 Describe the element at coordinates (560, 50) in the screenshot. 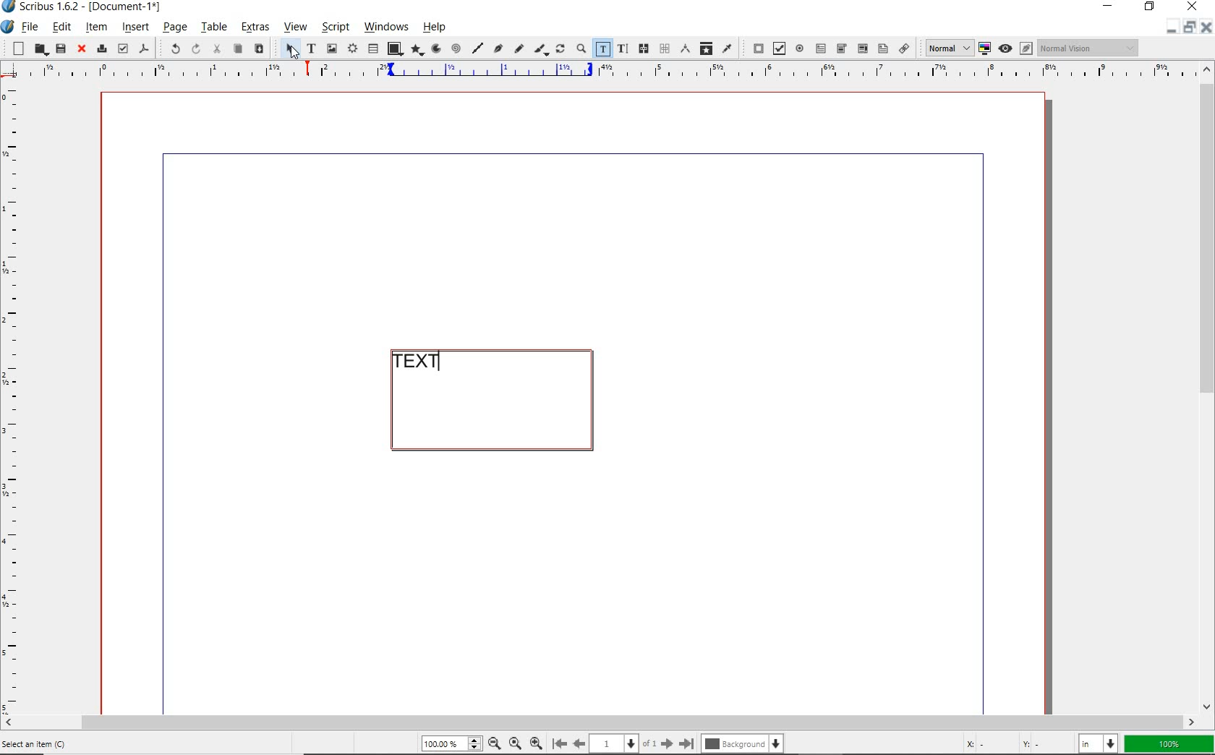

I see `rotate item` at that location.